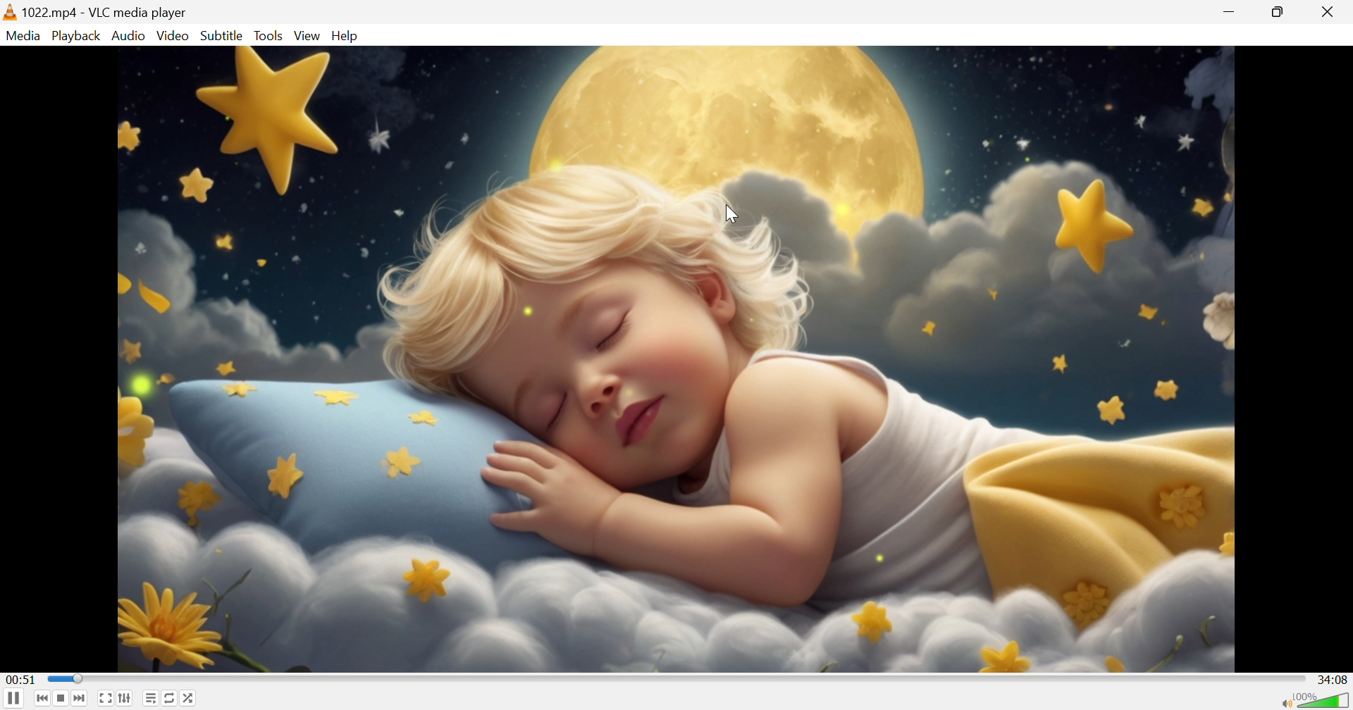 The image size is (1353, 710). What do you see at coordinates (307, 36) in the screenshot?
I see `View` at bounding box center [307, 36].